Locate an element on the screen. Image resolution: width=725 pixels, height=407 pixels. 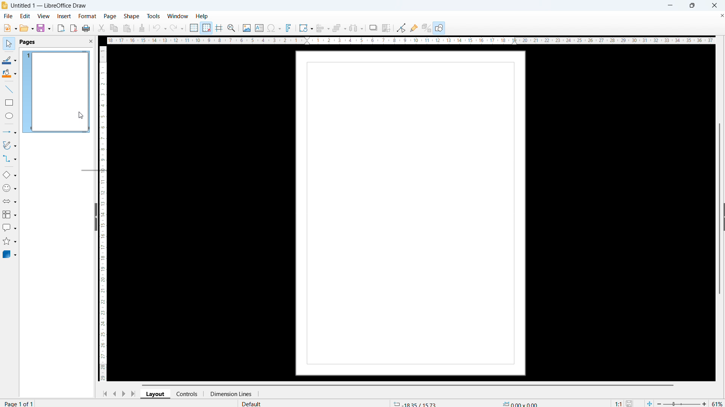
format is located at coordinates (87, 16).